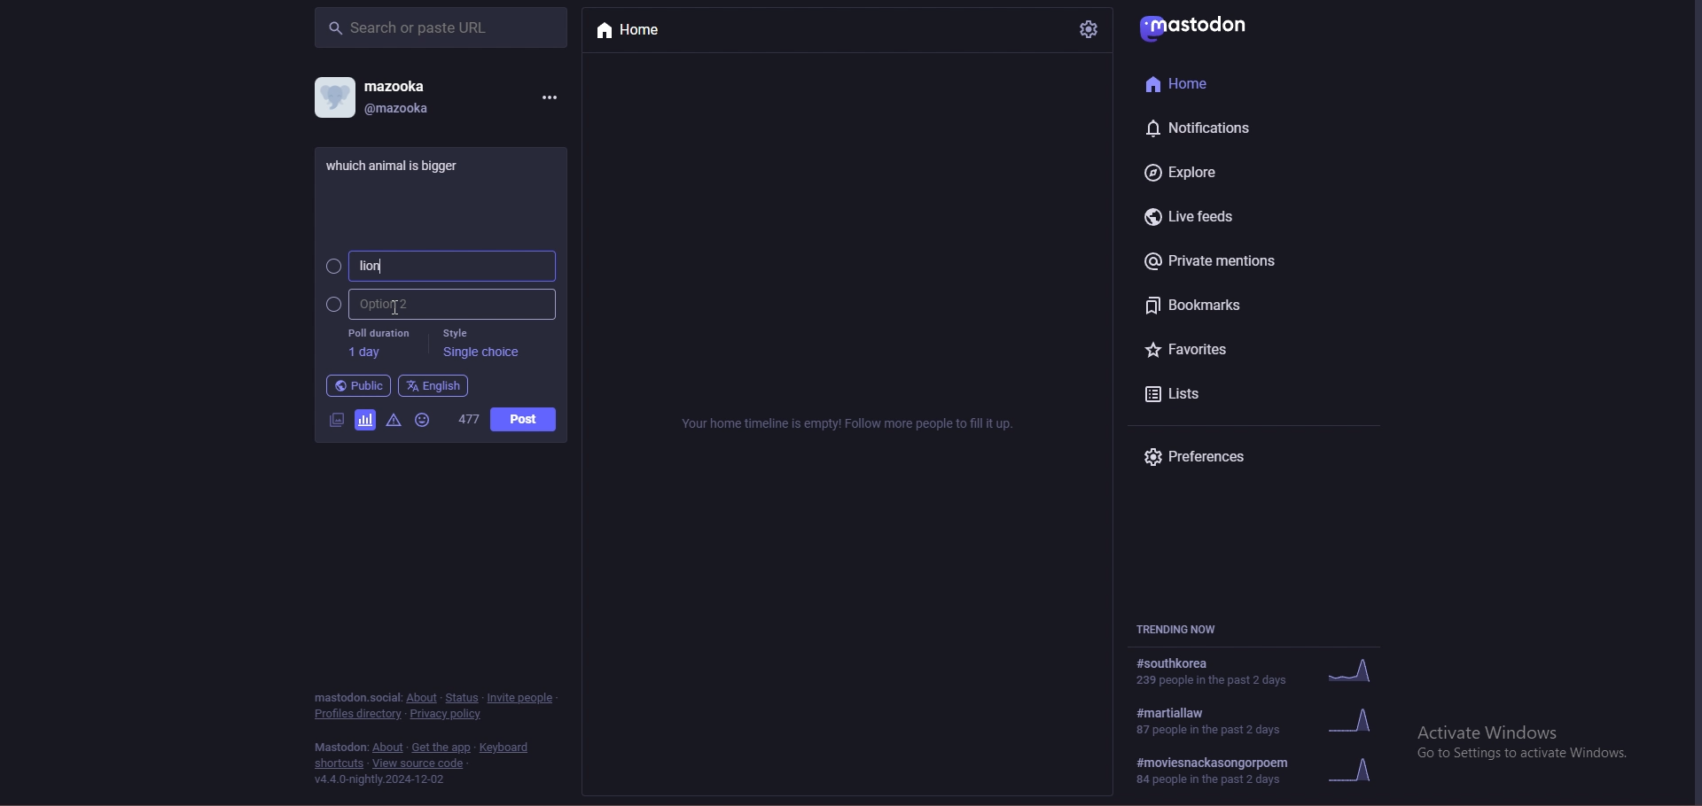 This screenshot has width=1702, height=806. I want to click on warning, so click(394, 422).